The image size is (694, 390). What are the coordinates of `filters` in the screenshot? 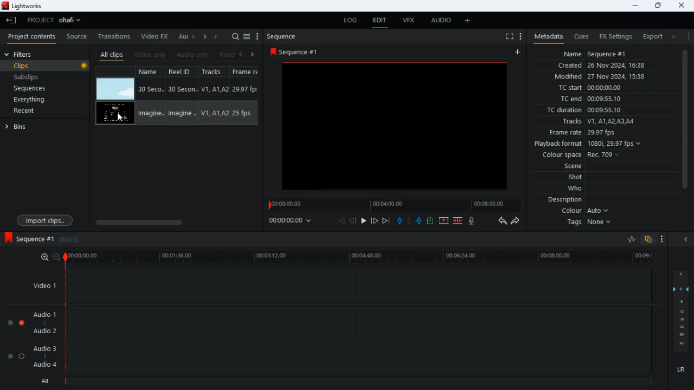 It's located at (28, 54).